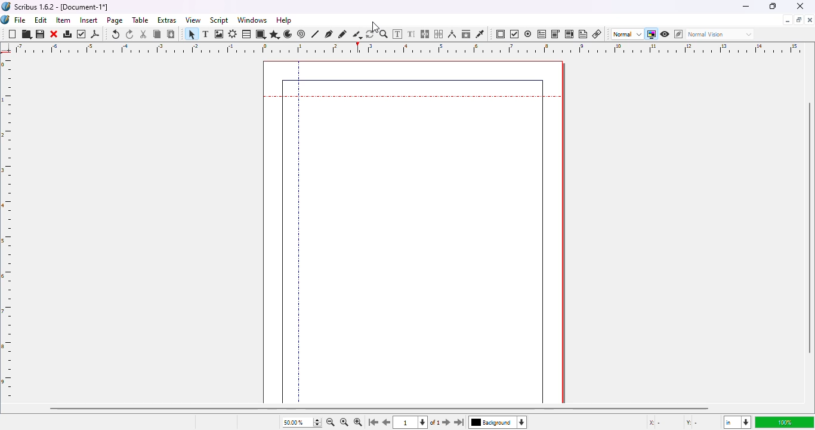  What do you see at coordinates (329, 33) in the screenshot?
I see `bezier curve` at bounding box center [329, 33].